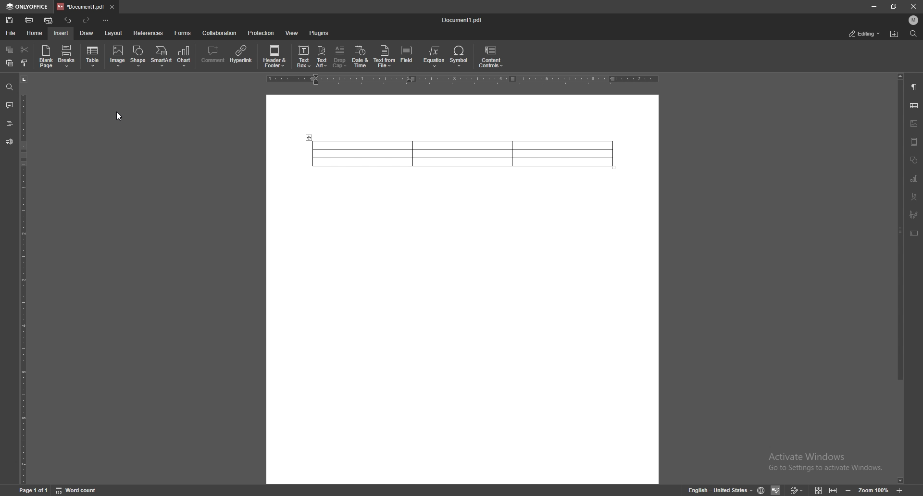 This screenshot has width=923, height=496. What do you see at coordinates (322, 56) in the screenshot?
I see `text art` at bounding box center [322, 56].